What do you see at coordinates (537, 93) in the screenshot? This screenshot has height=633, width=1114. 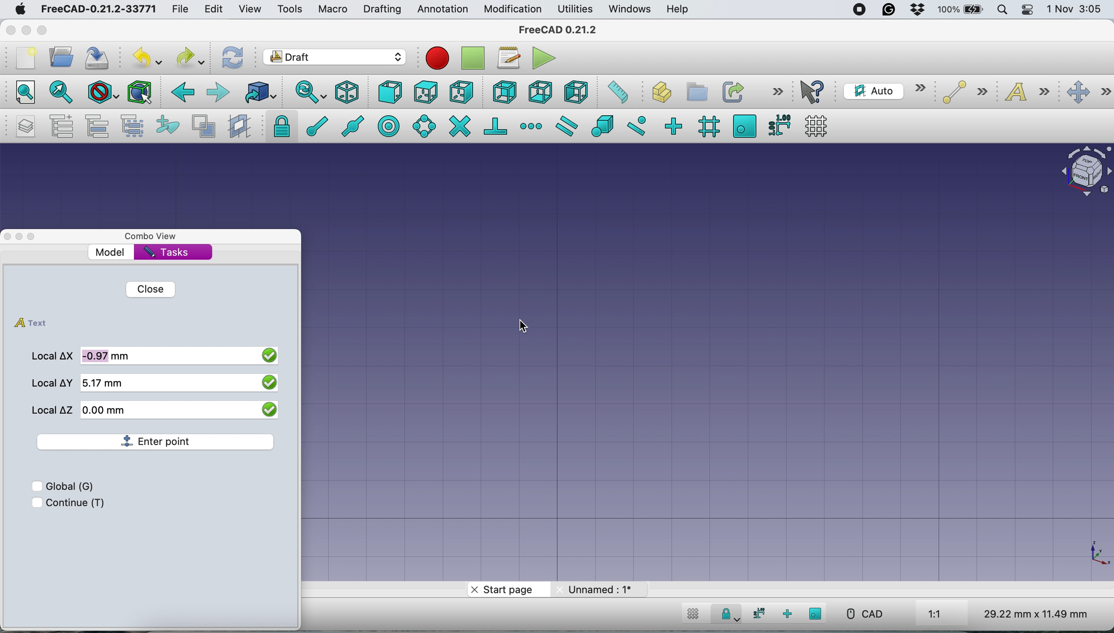 I see `bottom` at bounding box center [537, 93].